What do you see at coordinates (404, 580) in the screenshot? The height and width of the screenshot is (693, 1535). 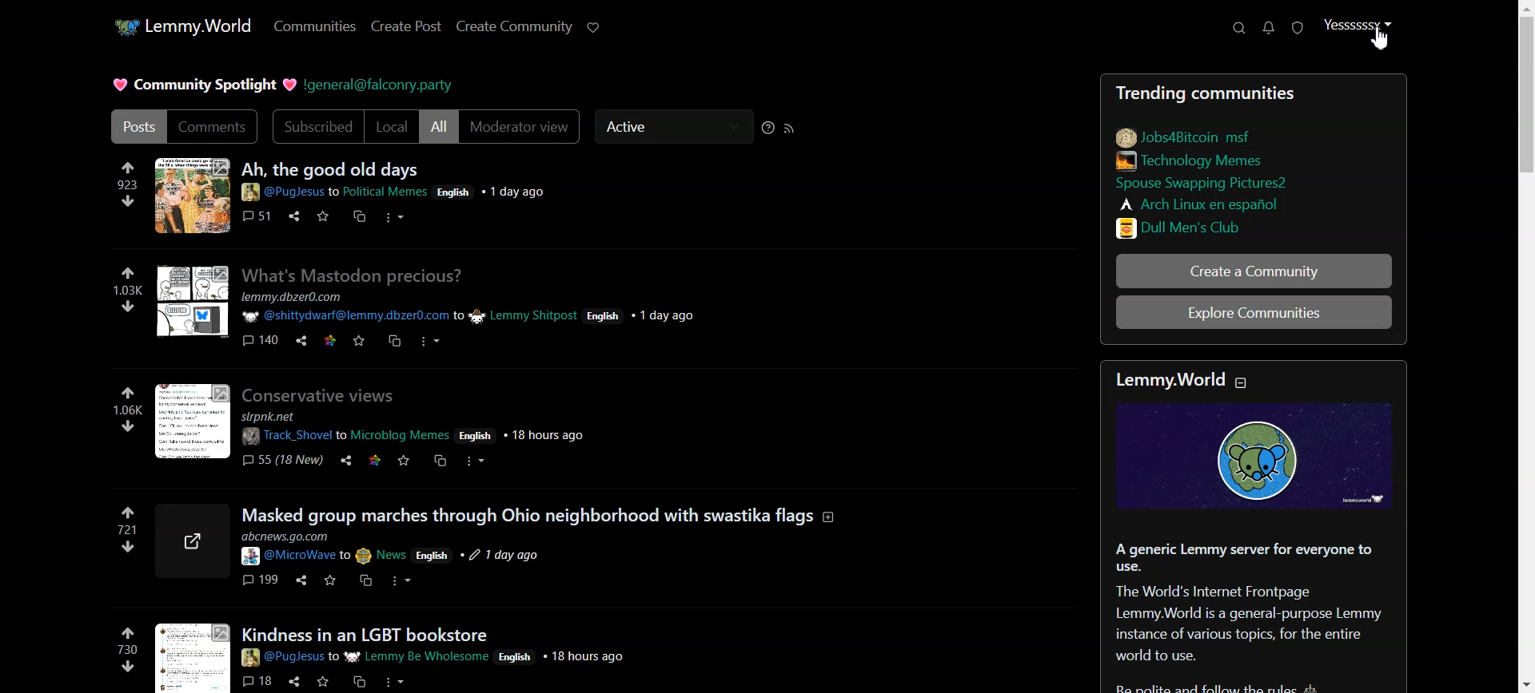 I see `more` at bounding box center [404, 580].